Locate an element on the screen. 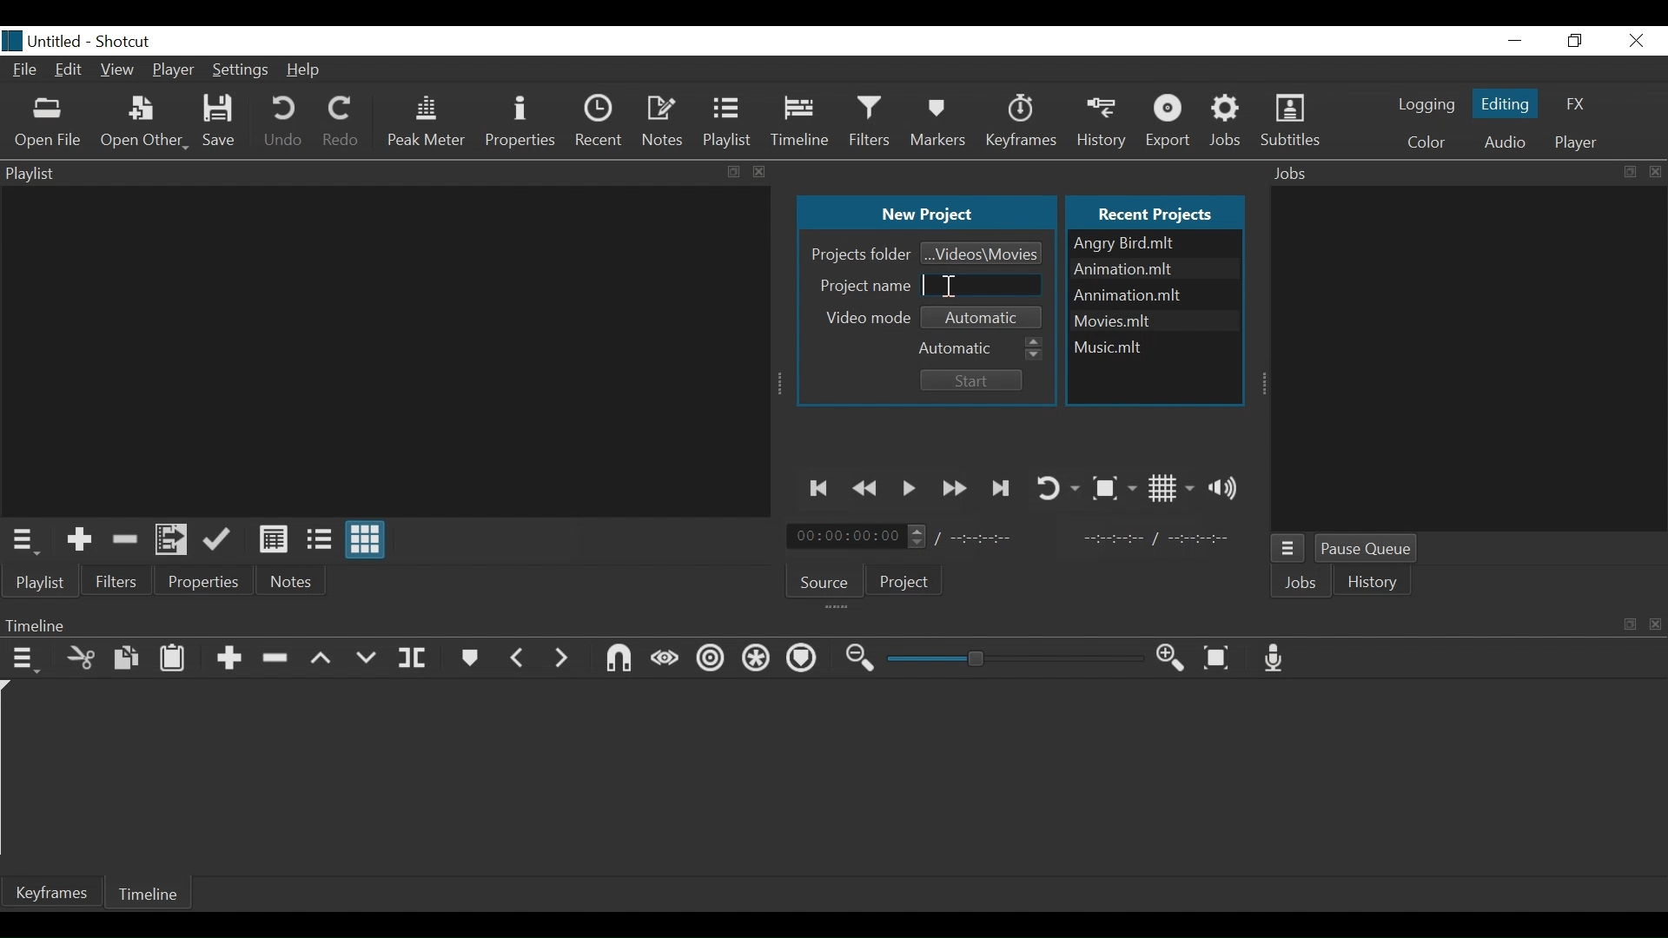  Notes is located at coordinates (664, 119).